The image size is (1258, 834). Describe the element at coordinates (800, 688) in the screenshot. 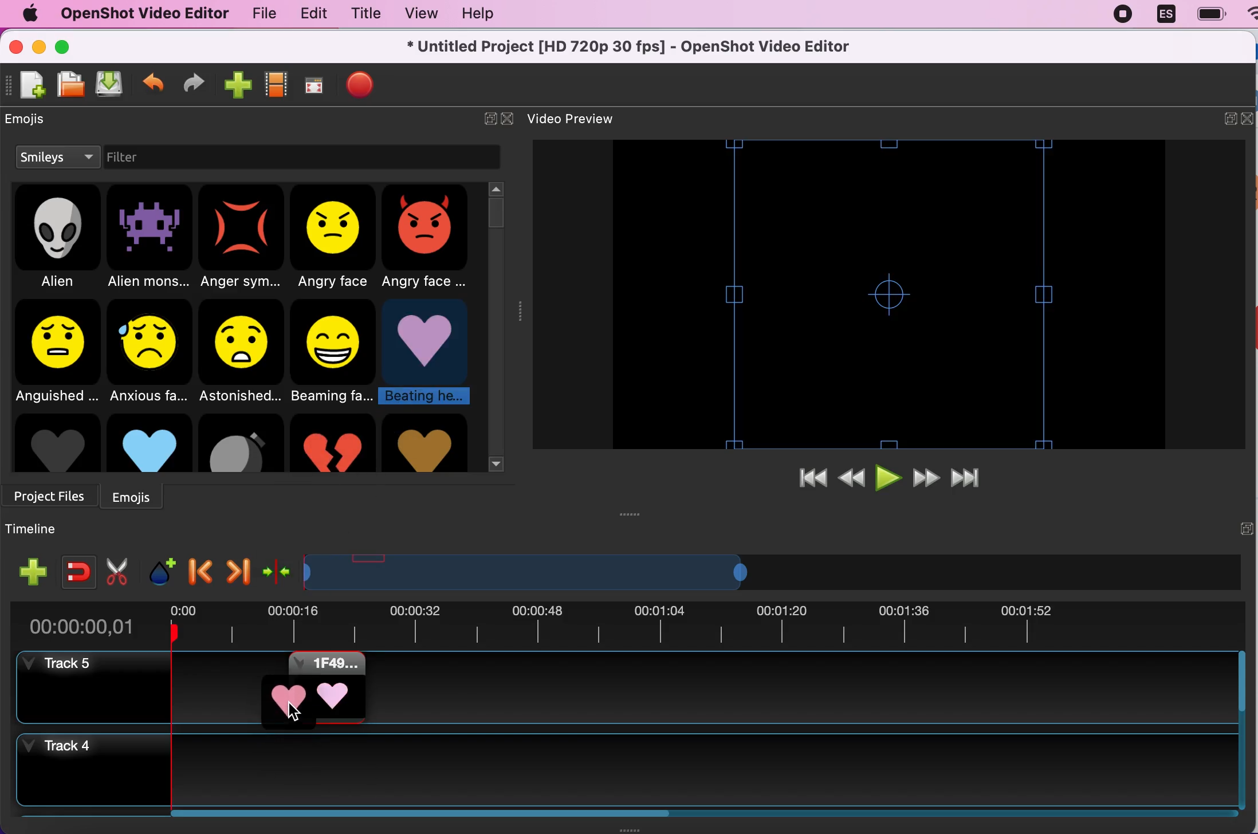

I see `track 5` at that location.